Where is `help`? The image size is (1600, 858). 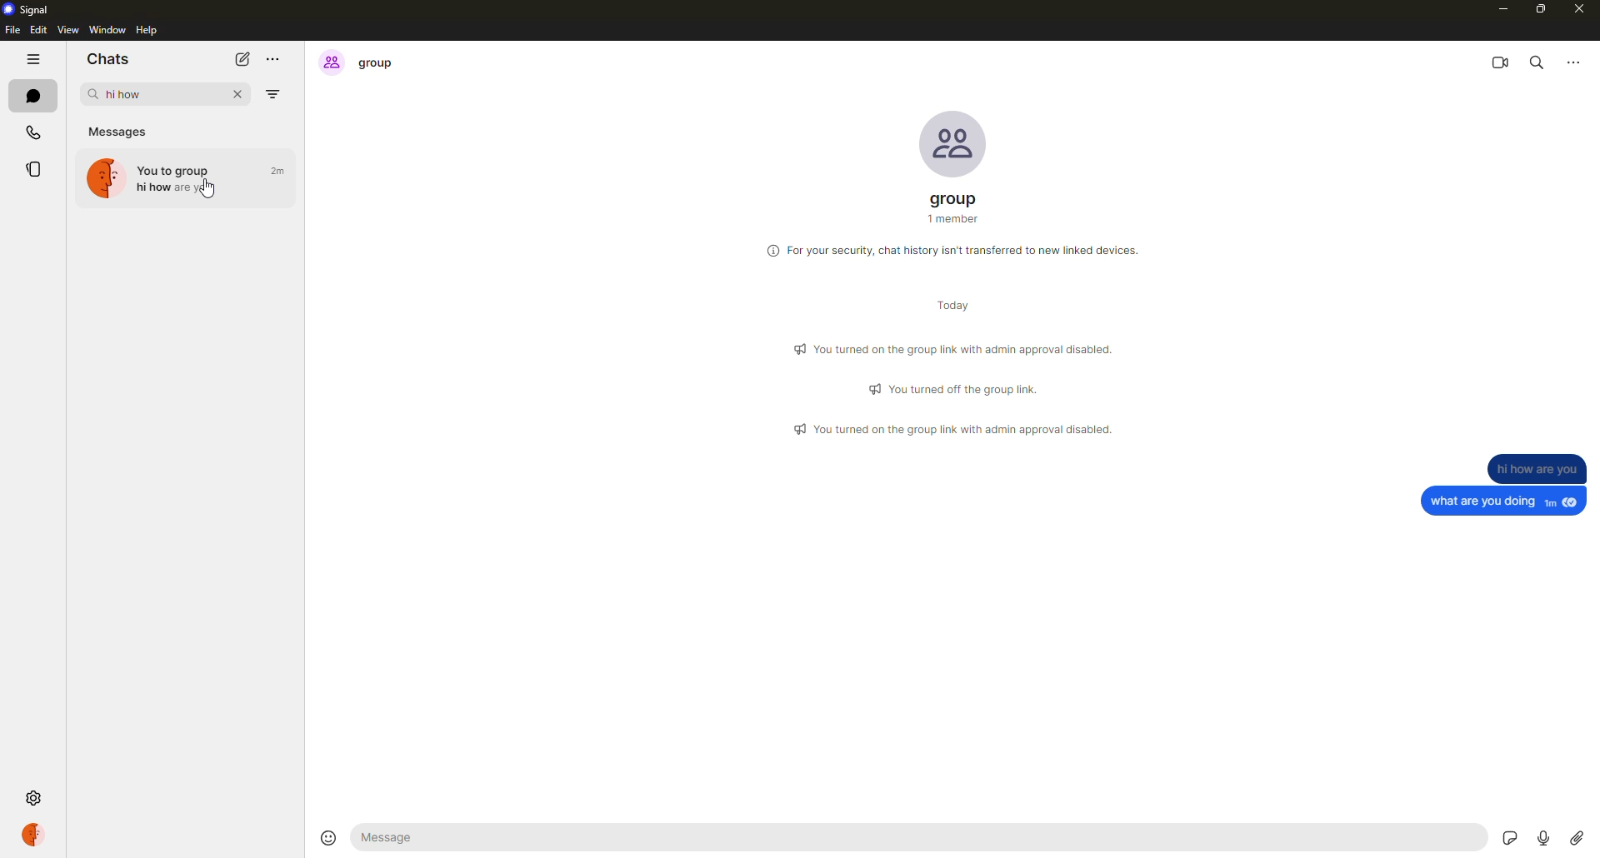 help is located at coordinates (147, 30).